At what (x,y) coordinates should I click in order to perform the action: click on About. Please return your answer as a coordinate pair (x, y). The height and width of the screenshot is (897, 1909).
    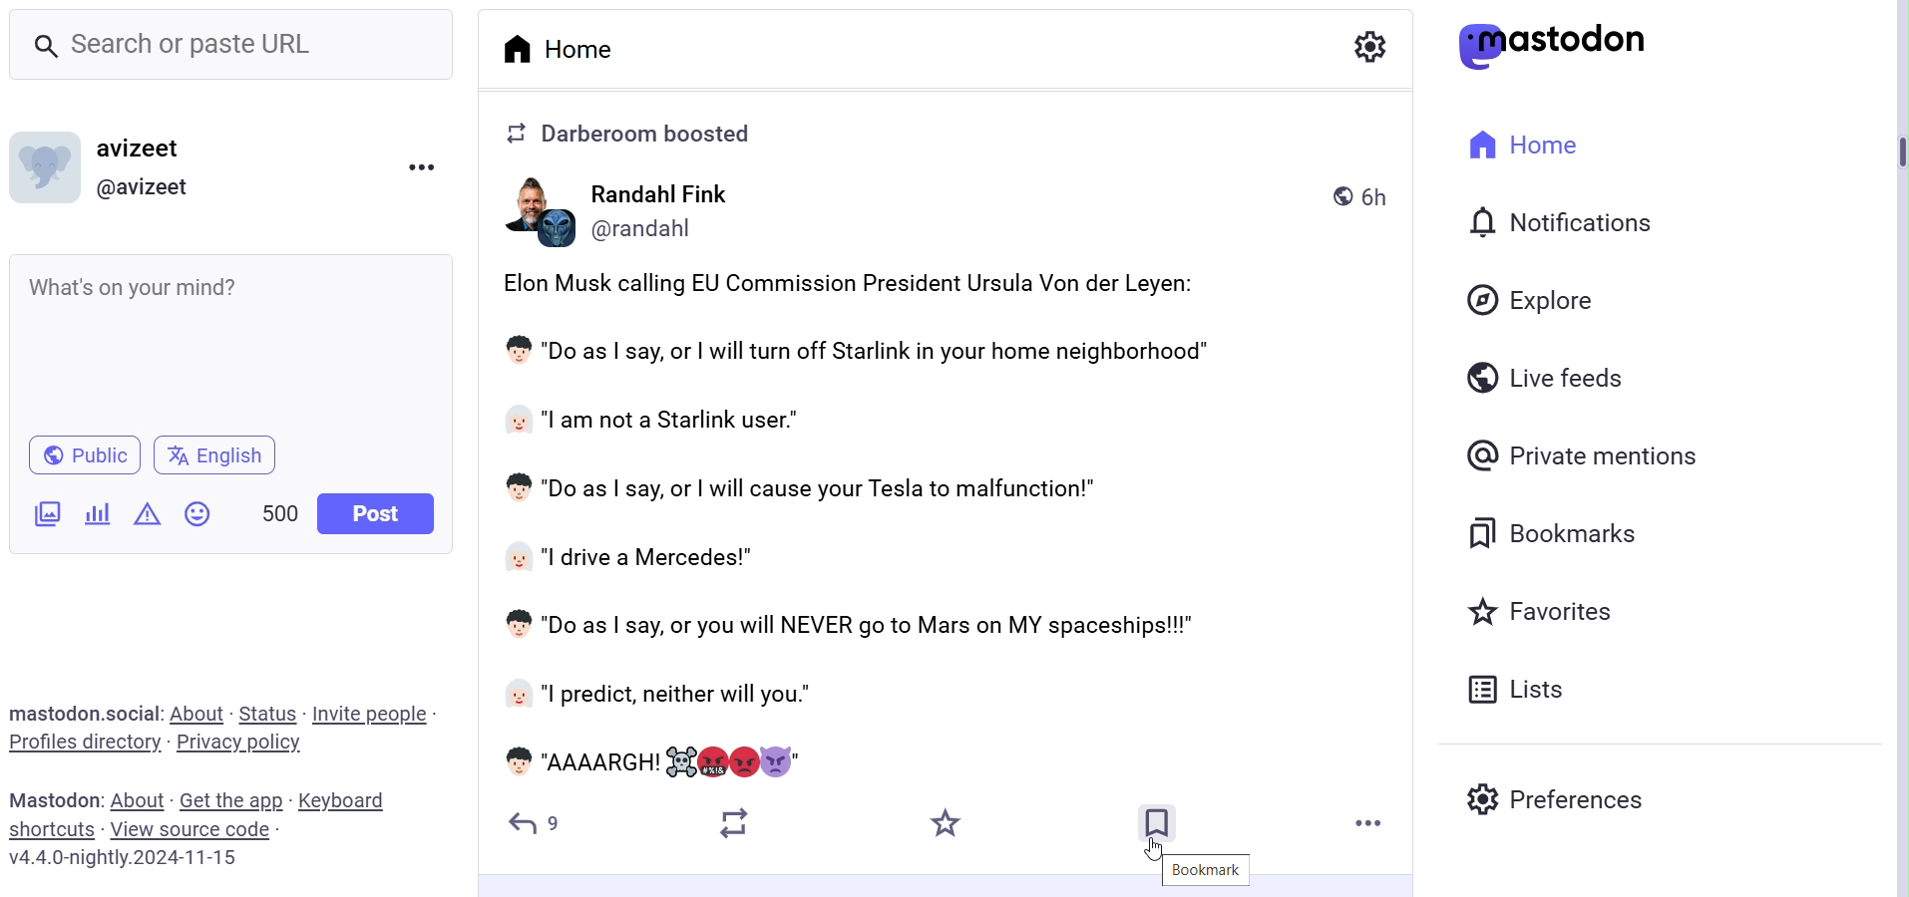
    Looking at the image, I should click on (196, 714).